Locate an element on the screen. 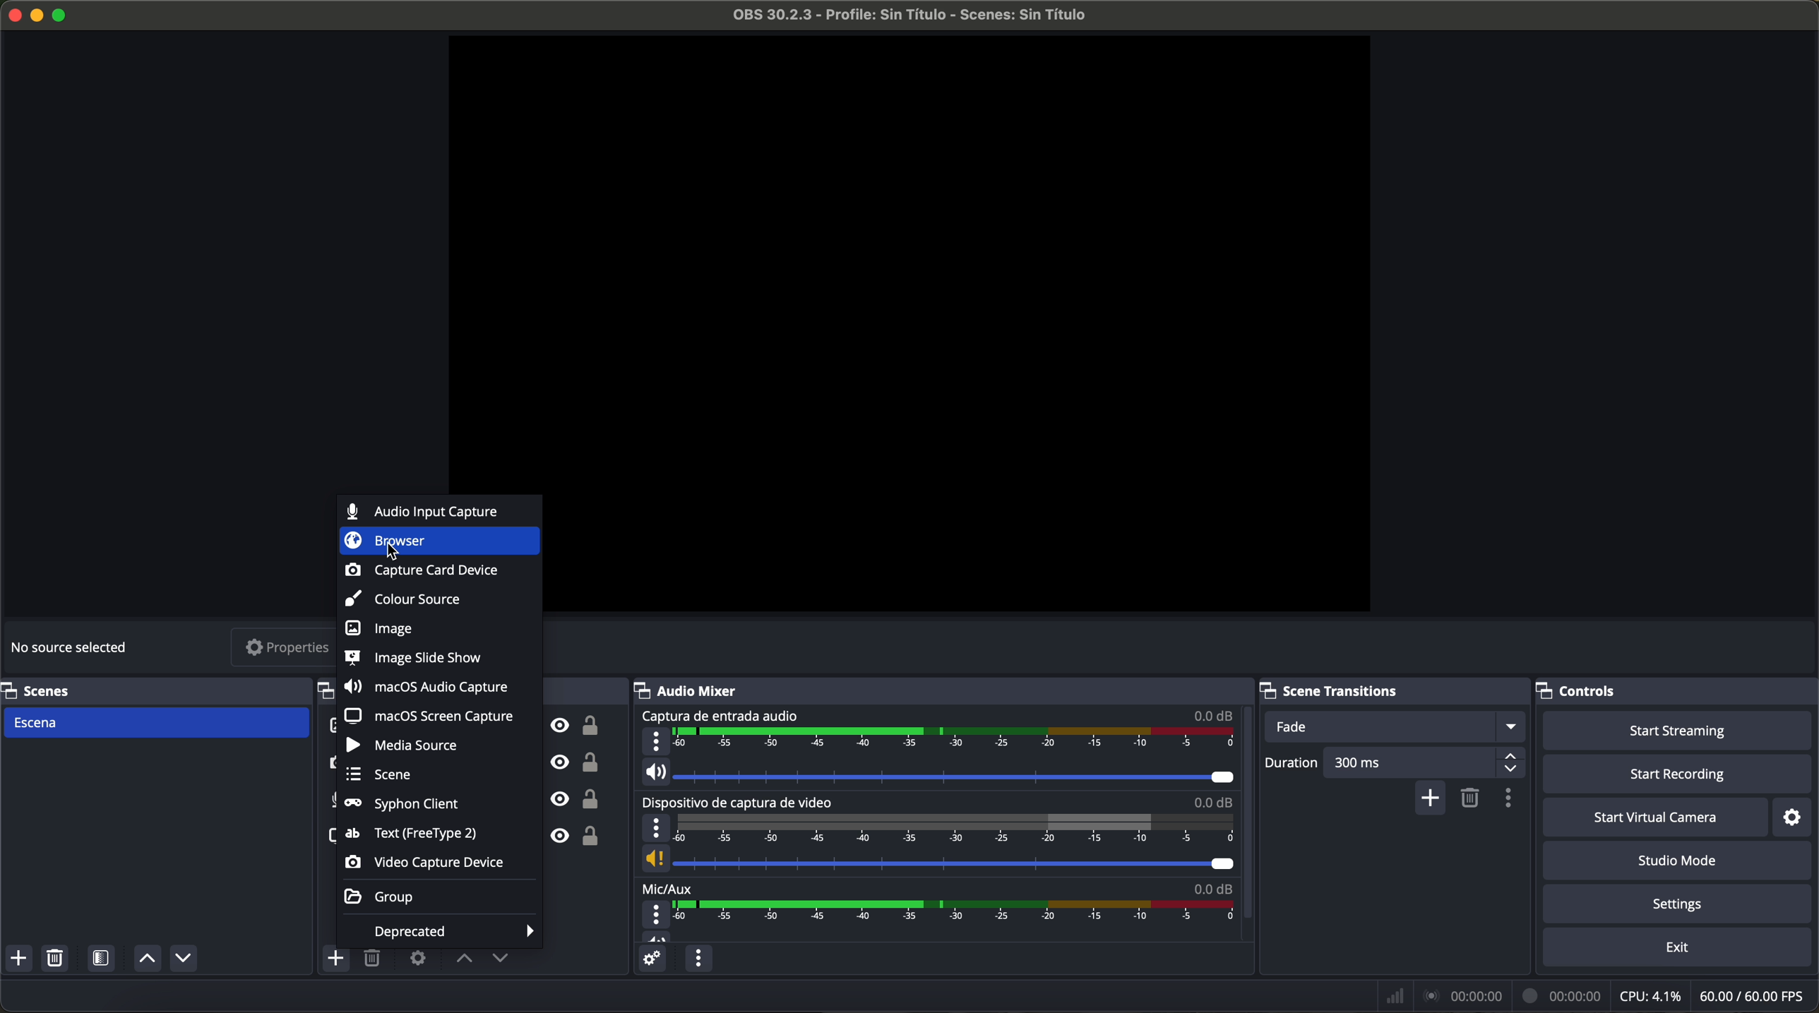 This screenshot has height=1013, width=1819. text is located at coordinates (422, 835).